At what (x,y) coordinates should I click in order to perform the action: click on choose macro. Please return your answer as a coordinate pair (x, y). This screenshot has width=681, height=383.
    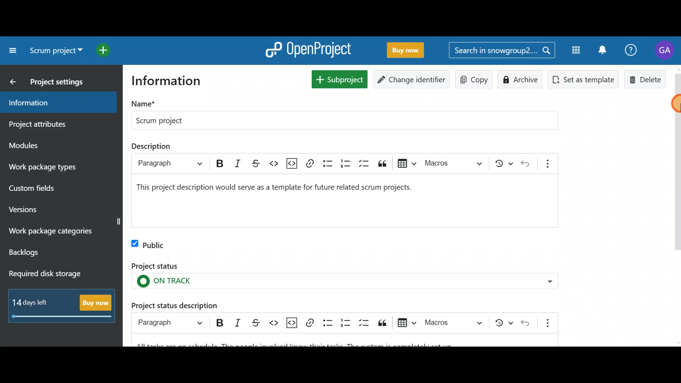
    Looking at the image, I should click on (454, 162).